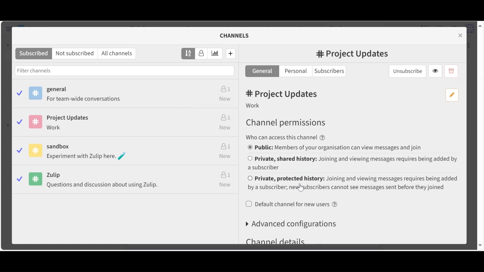 This screenshot has width=484, height=272. What do you see at coordinates (190, 53) in the screenshot?
I see `Sort by name` at bounding box center [190, 53].